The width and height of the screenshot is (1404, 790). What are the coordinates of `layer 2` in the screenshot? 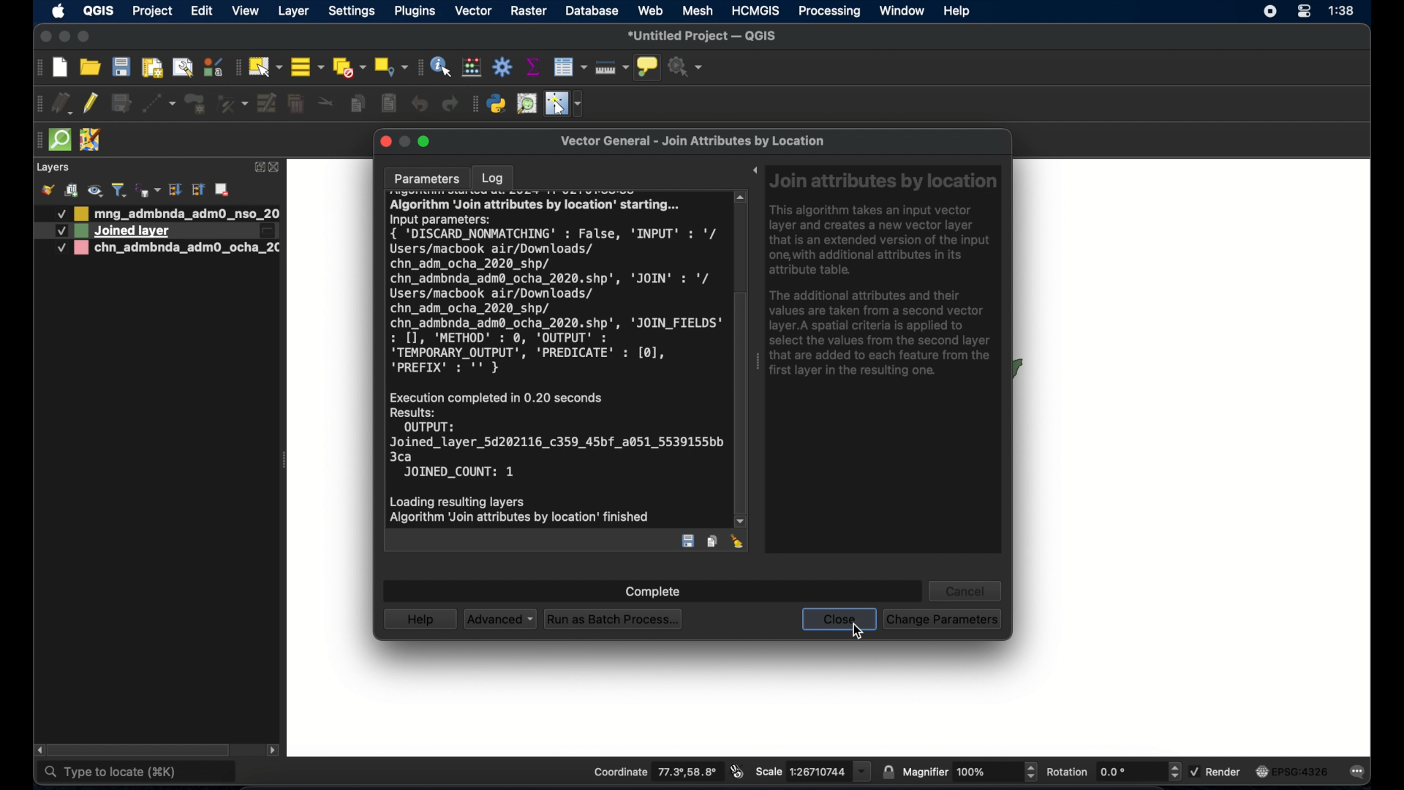 It's located at (175, 249).